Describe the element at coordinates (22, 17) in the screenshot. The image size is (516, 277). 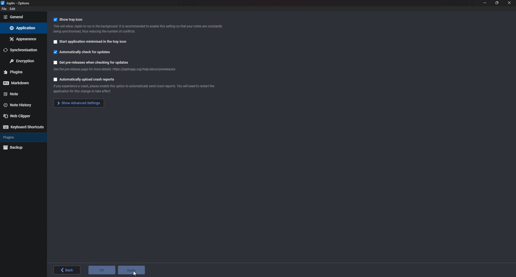
I see `General` at that location.